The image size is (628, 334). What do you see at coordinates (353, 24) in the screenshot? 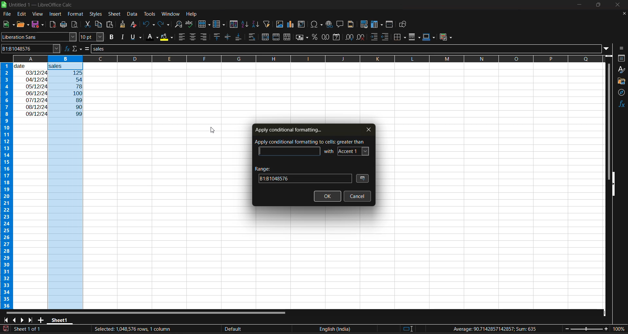
I see `headers and footers` at bounding box center [353, 24].